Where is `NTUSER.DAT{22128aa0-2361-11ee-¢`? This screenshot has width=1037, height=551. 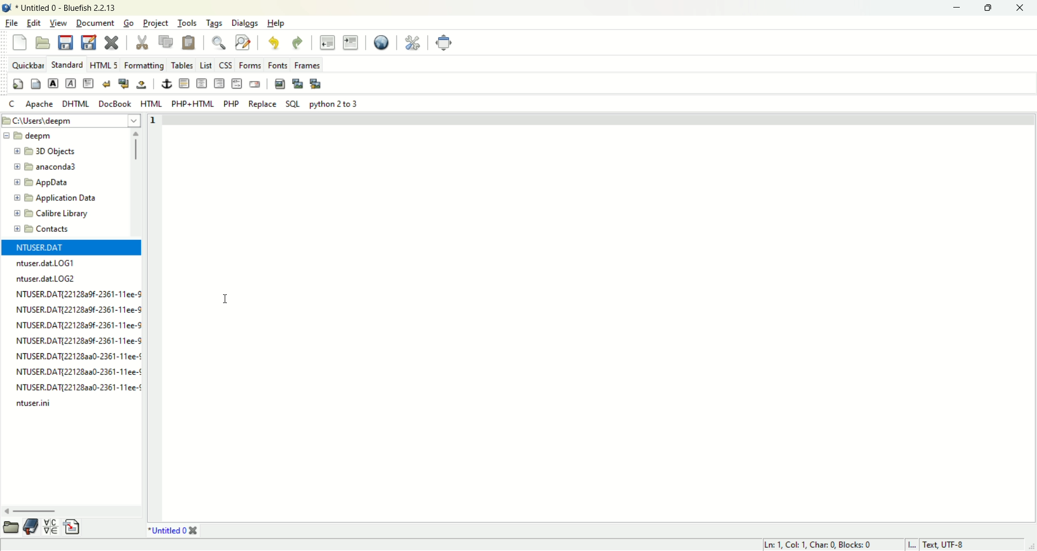
NTUSER.DAT{22128aa0-2361-11ee-¢ is located at coordinates (78, 387).